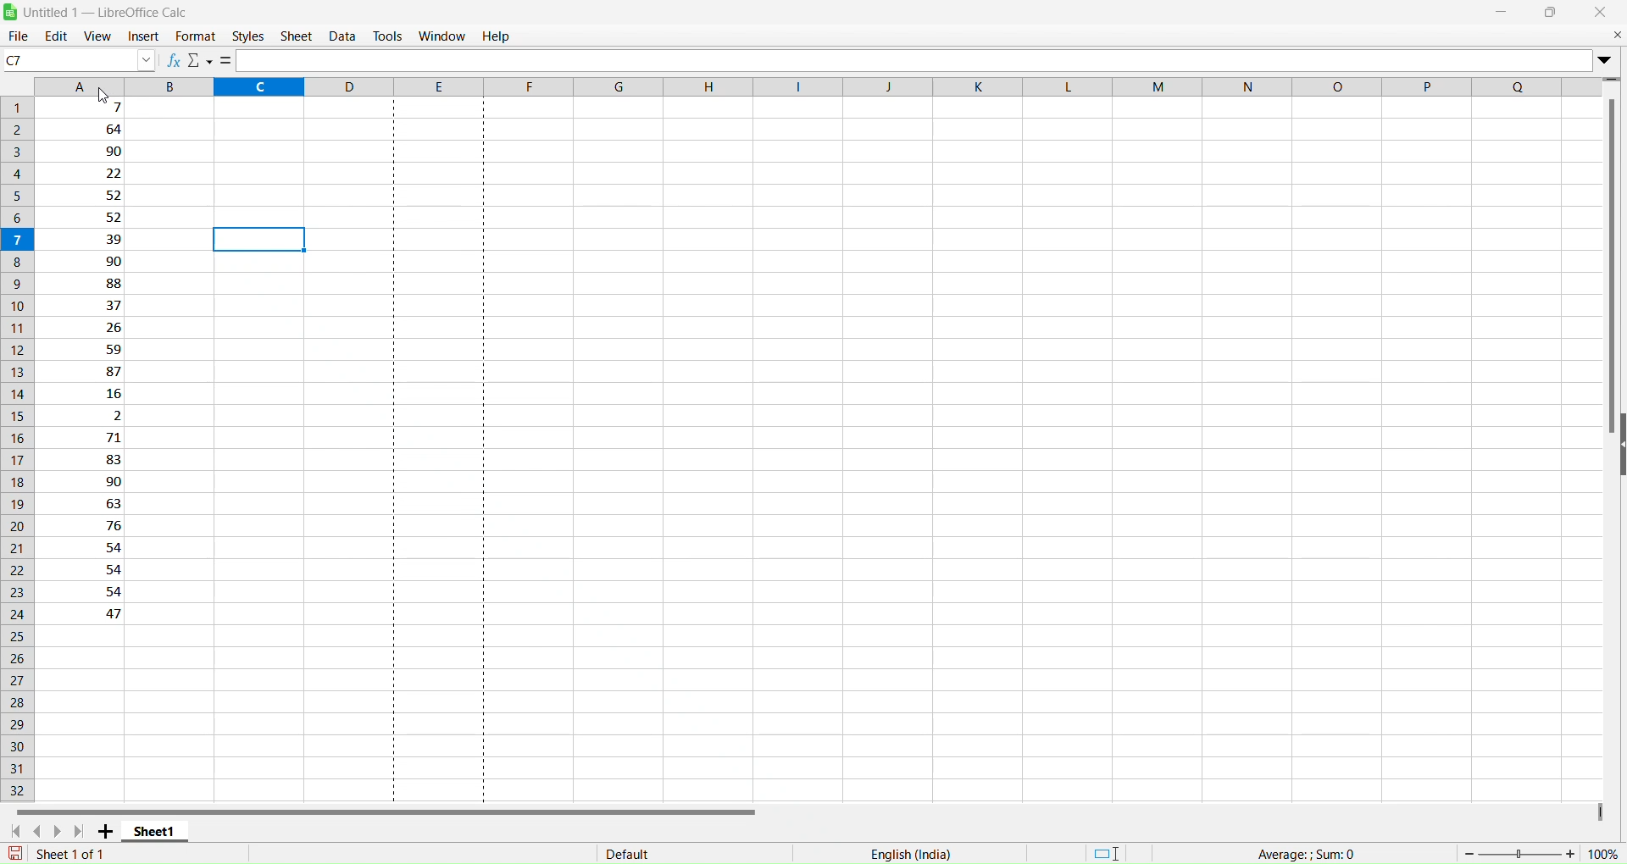 Image resolution: width=1627 pixels, height=864 pixels. Describe the element at coordinates (910, 854) in the screenshot. I see `Language` at that location.